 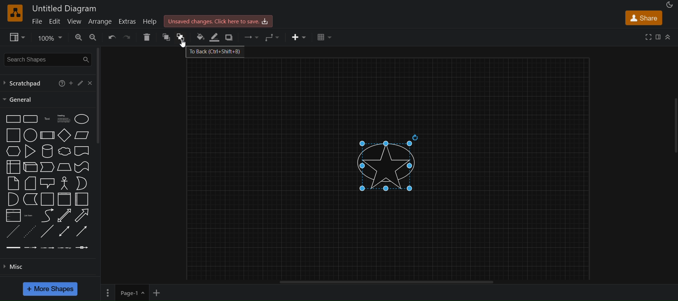 I want to click on help, so click(x=151, y=22).